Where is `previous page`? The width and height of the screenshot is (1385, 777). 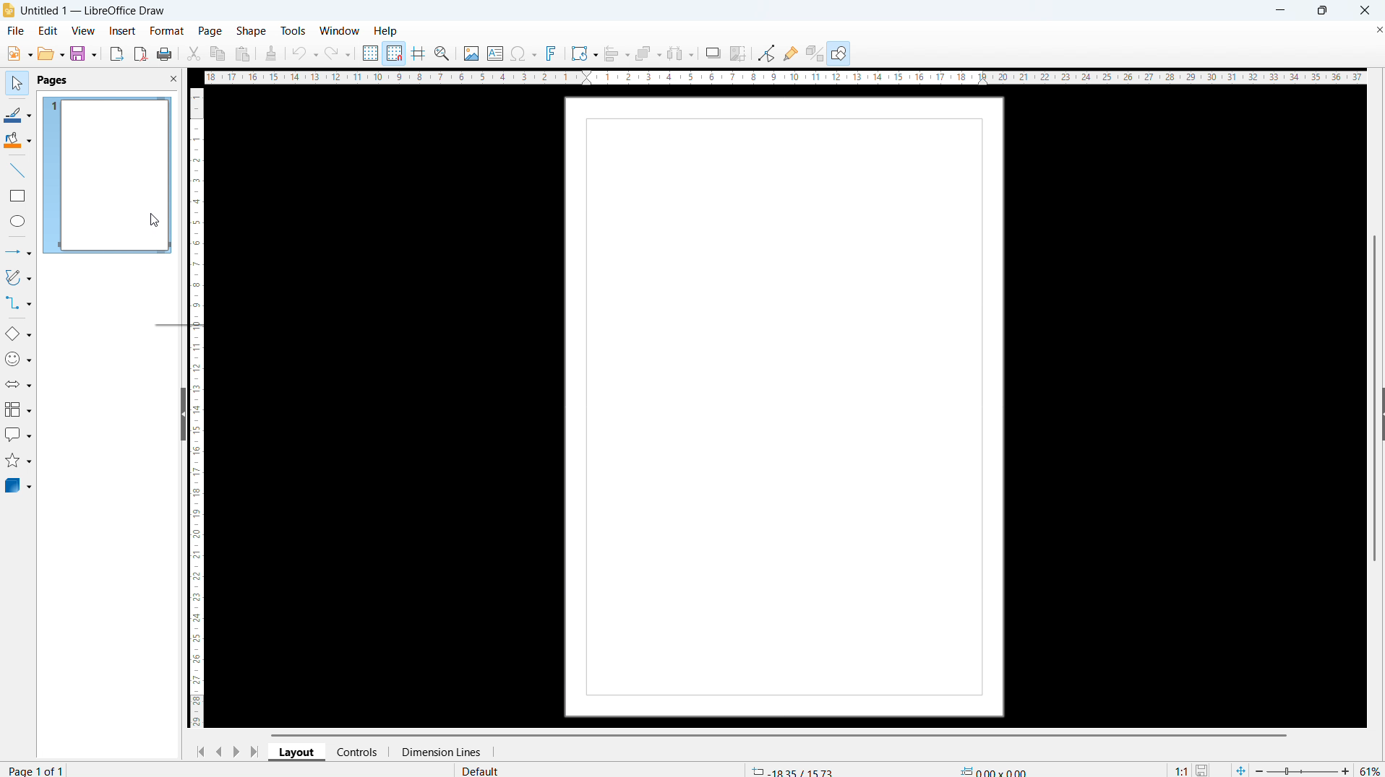 previous page is located at coordinates (218, 751).